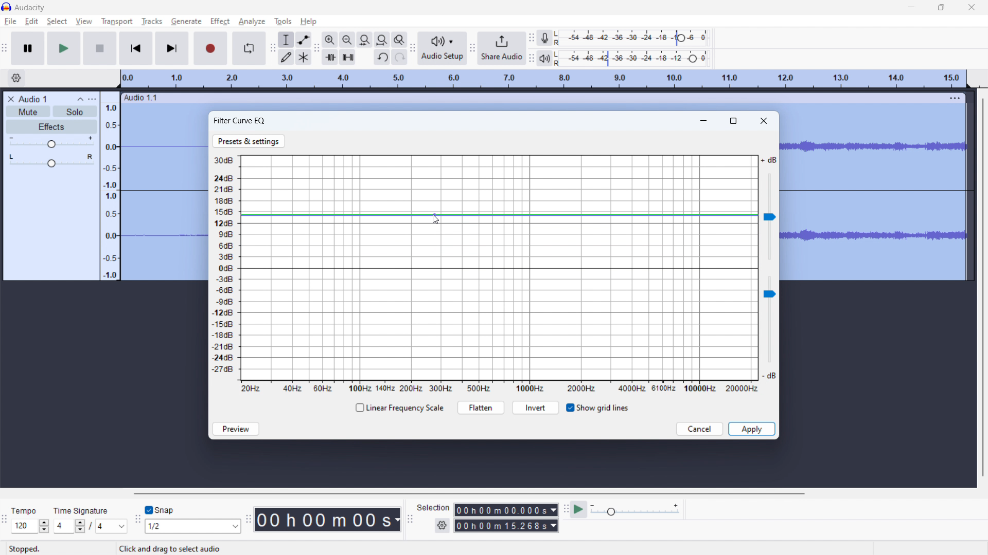  Describe the element at coordinates (100, 48) in the screenshot. I see `stop` at that location.